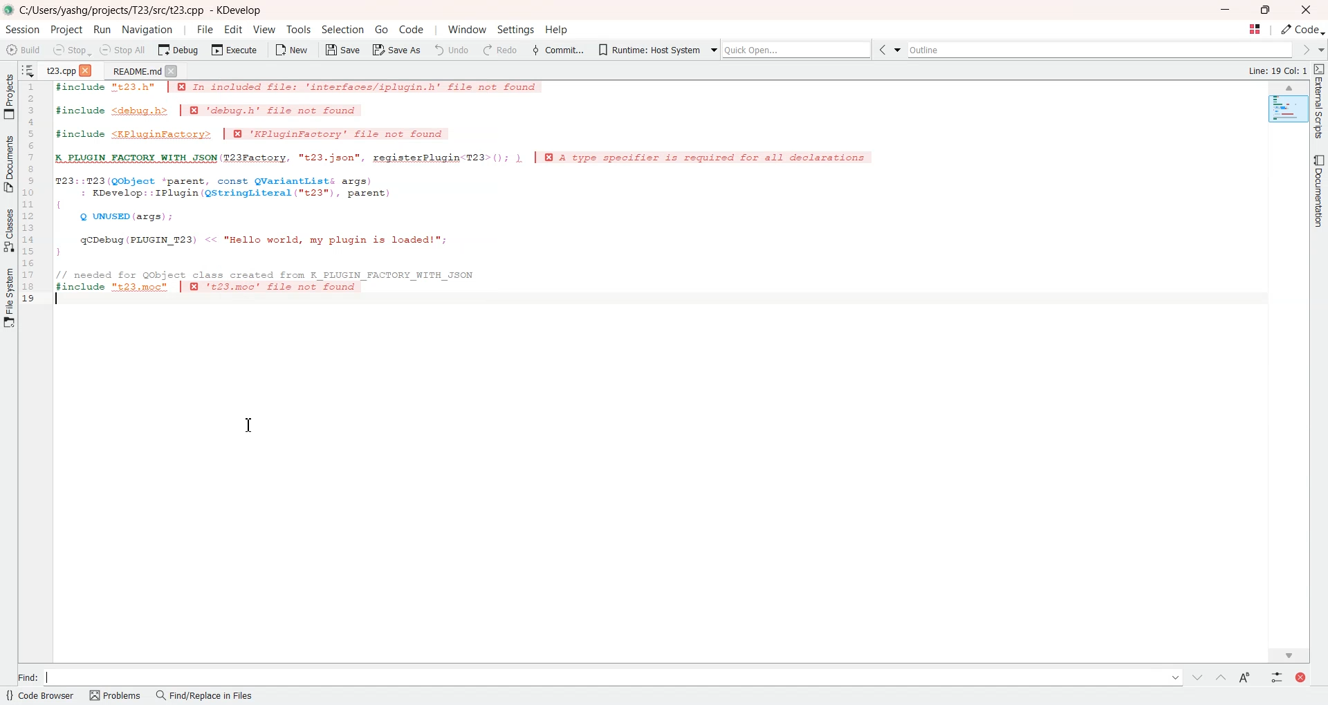 The image size is (1328, 705). What do you see at coordinates (234, 49) in the screenshot?
I see `Execute` at bounding box center [234, 49].